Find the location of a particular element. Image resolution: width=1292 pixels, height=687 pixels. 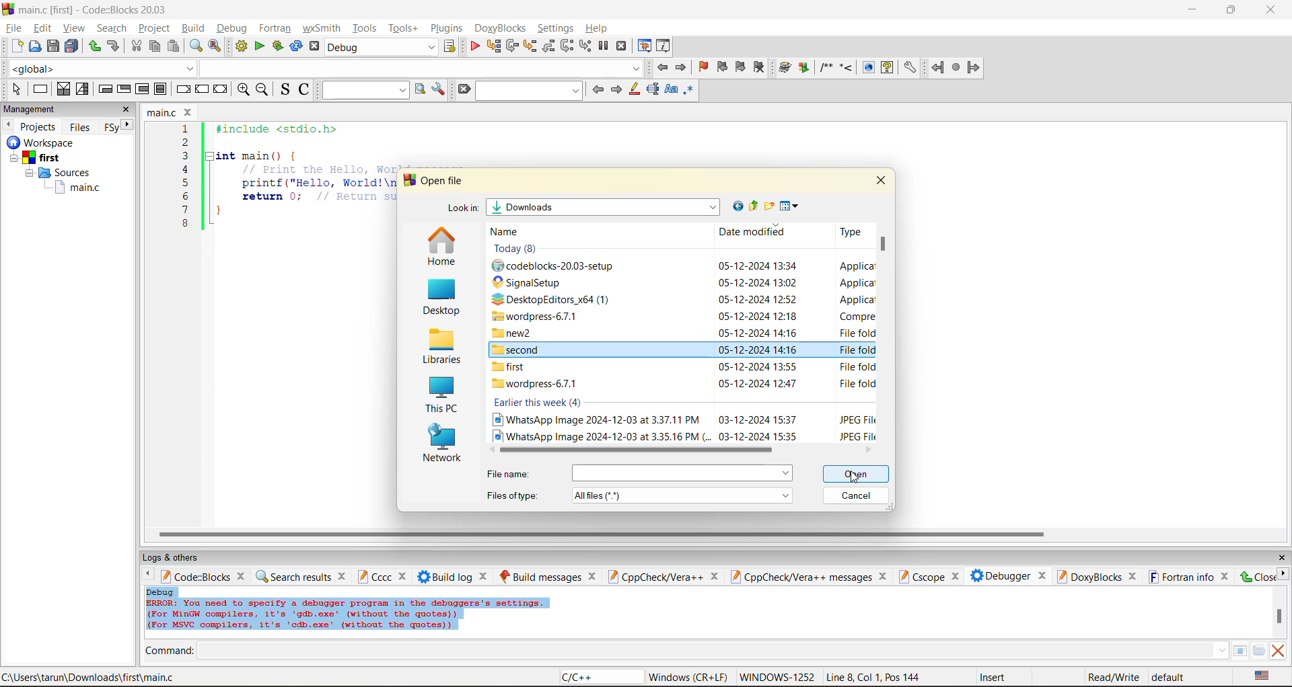

selection is located at coordinates (83, 89).